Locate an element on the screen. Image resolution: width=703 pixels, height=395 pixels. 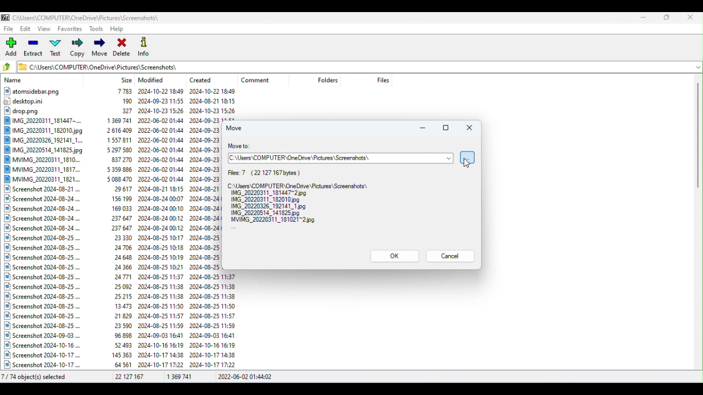
Delete is located at coordinates (122, 47).